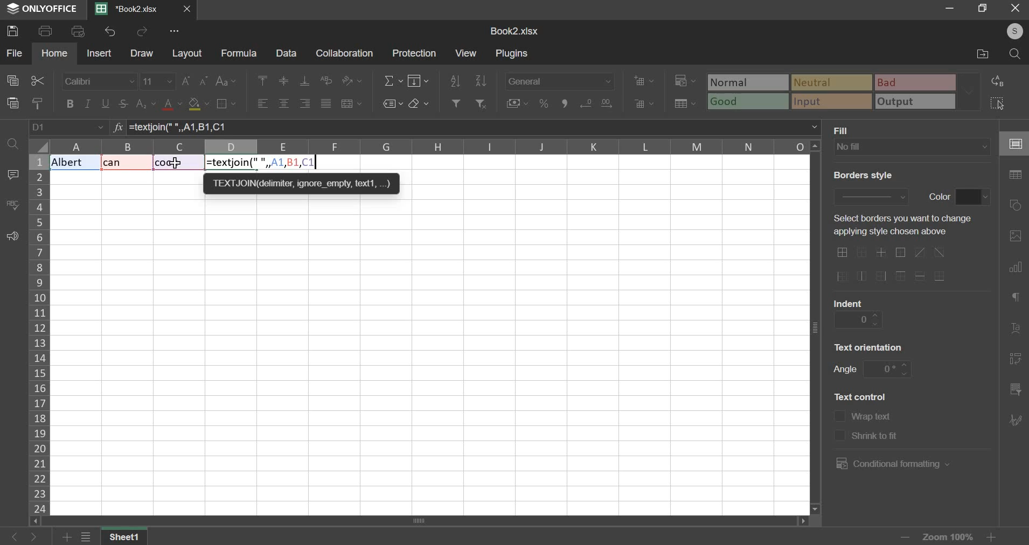 The height and width of the screenshot is (545, 1029). I want to click on view more, so click(176, 31).